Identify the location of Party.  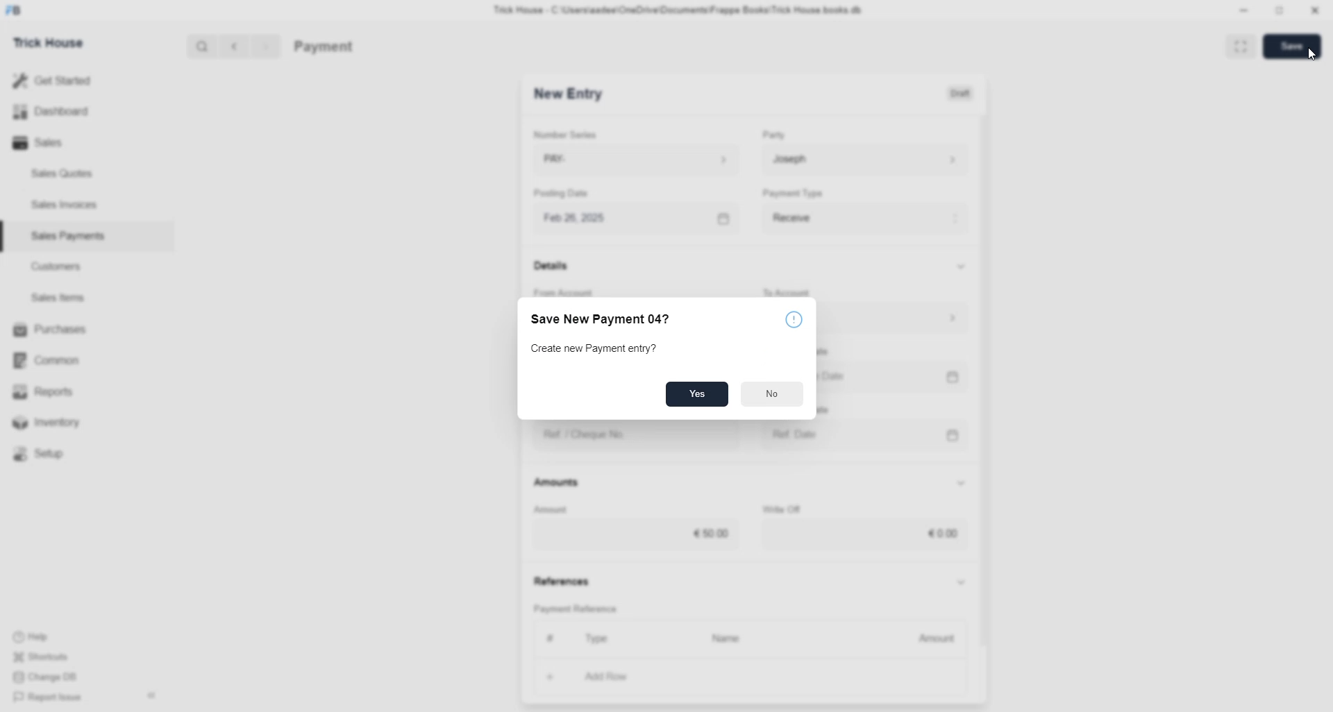
(774, 134).